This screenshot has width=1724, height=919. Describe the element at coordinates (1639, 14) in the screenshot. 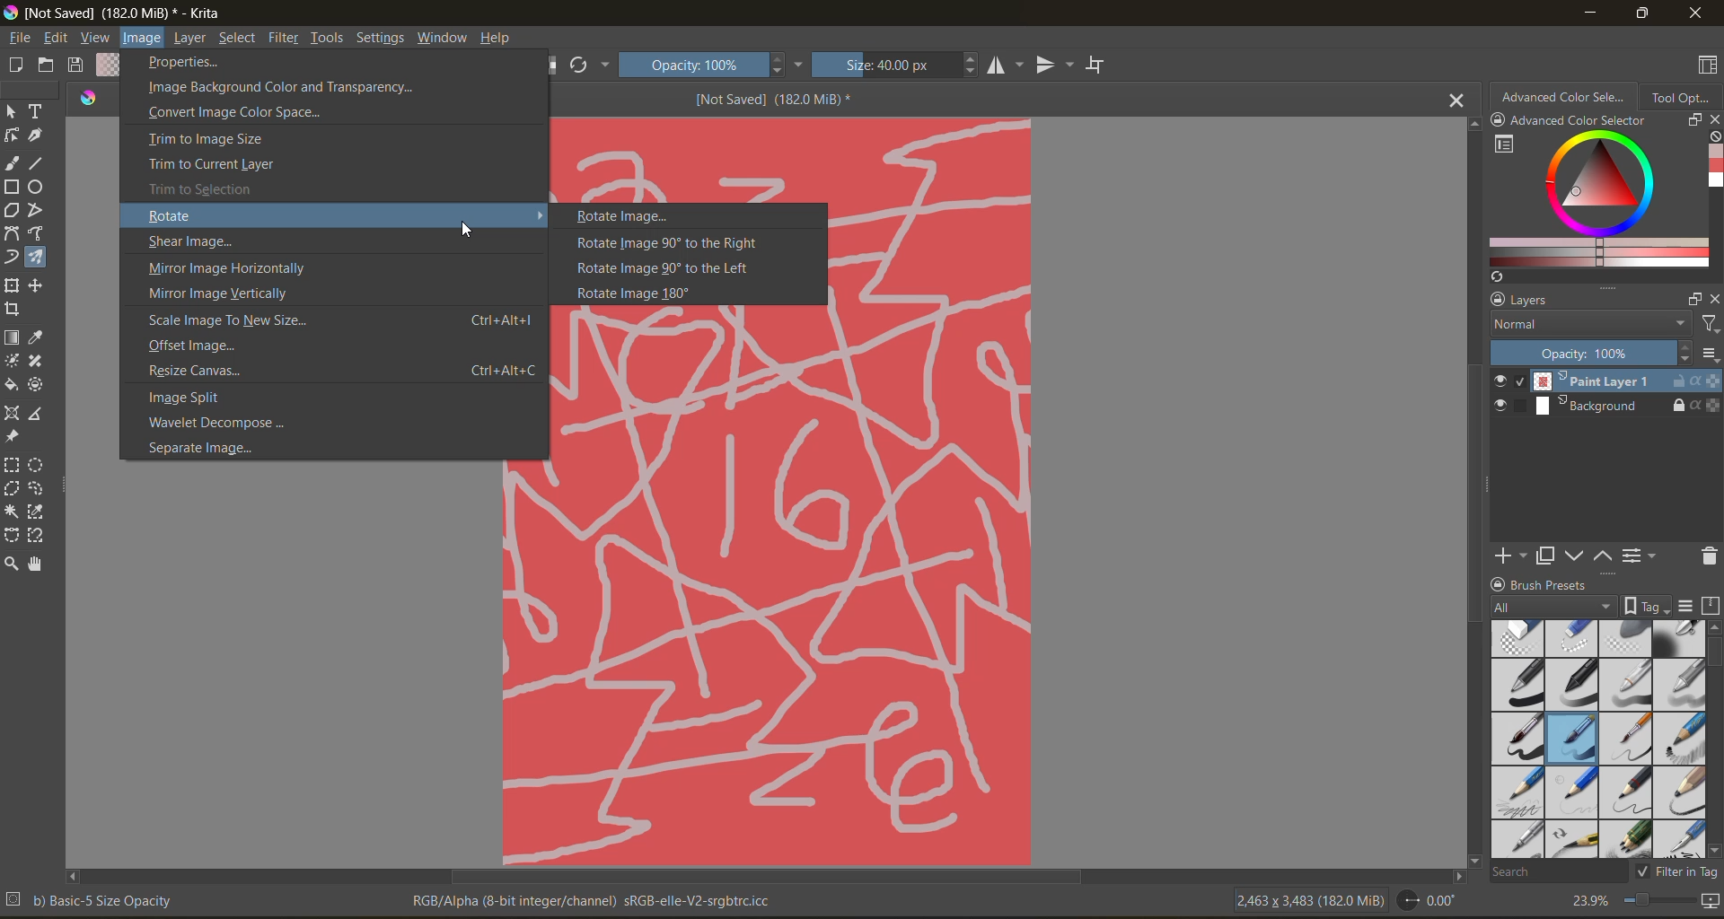

I see `maximize` at that location.